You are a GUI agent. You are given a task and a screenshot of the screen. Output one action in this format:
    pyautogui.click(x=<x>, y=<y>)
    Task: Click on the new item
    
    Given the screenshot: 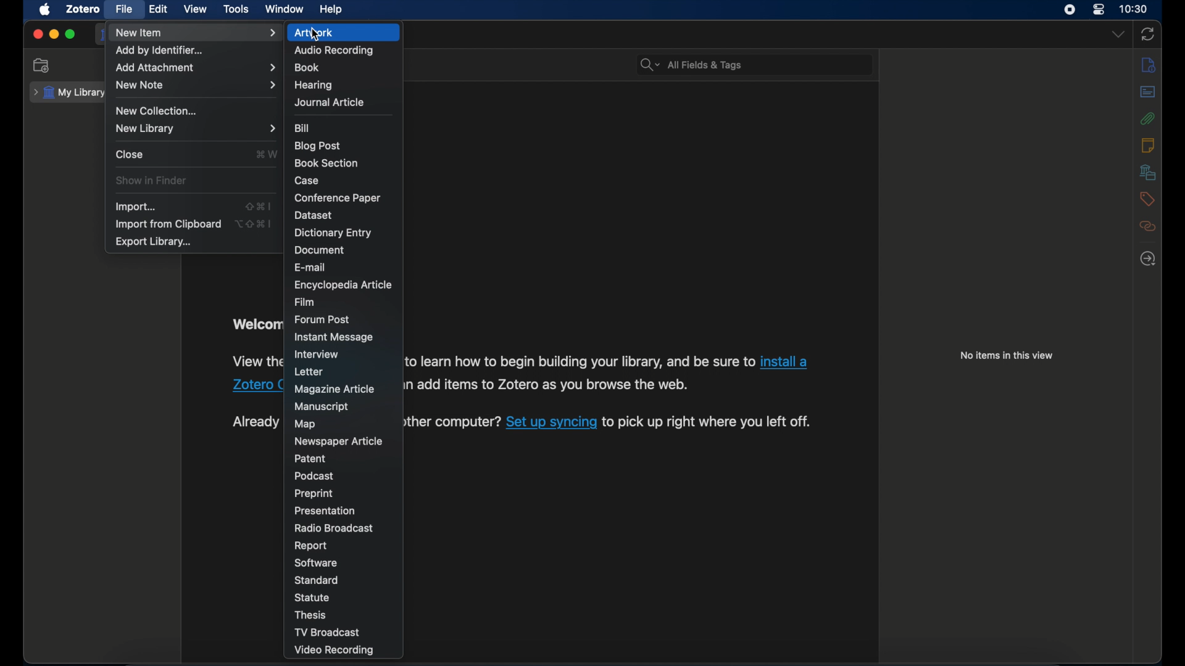 What is the action you would take?
    pyautogui.click(x=197, y=33)
    